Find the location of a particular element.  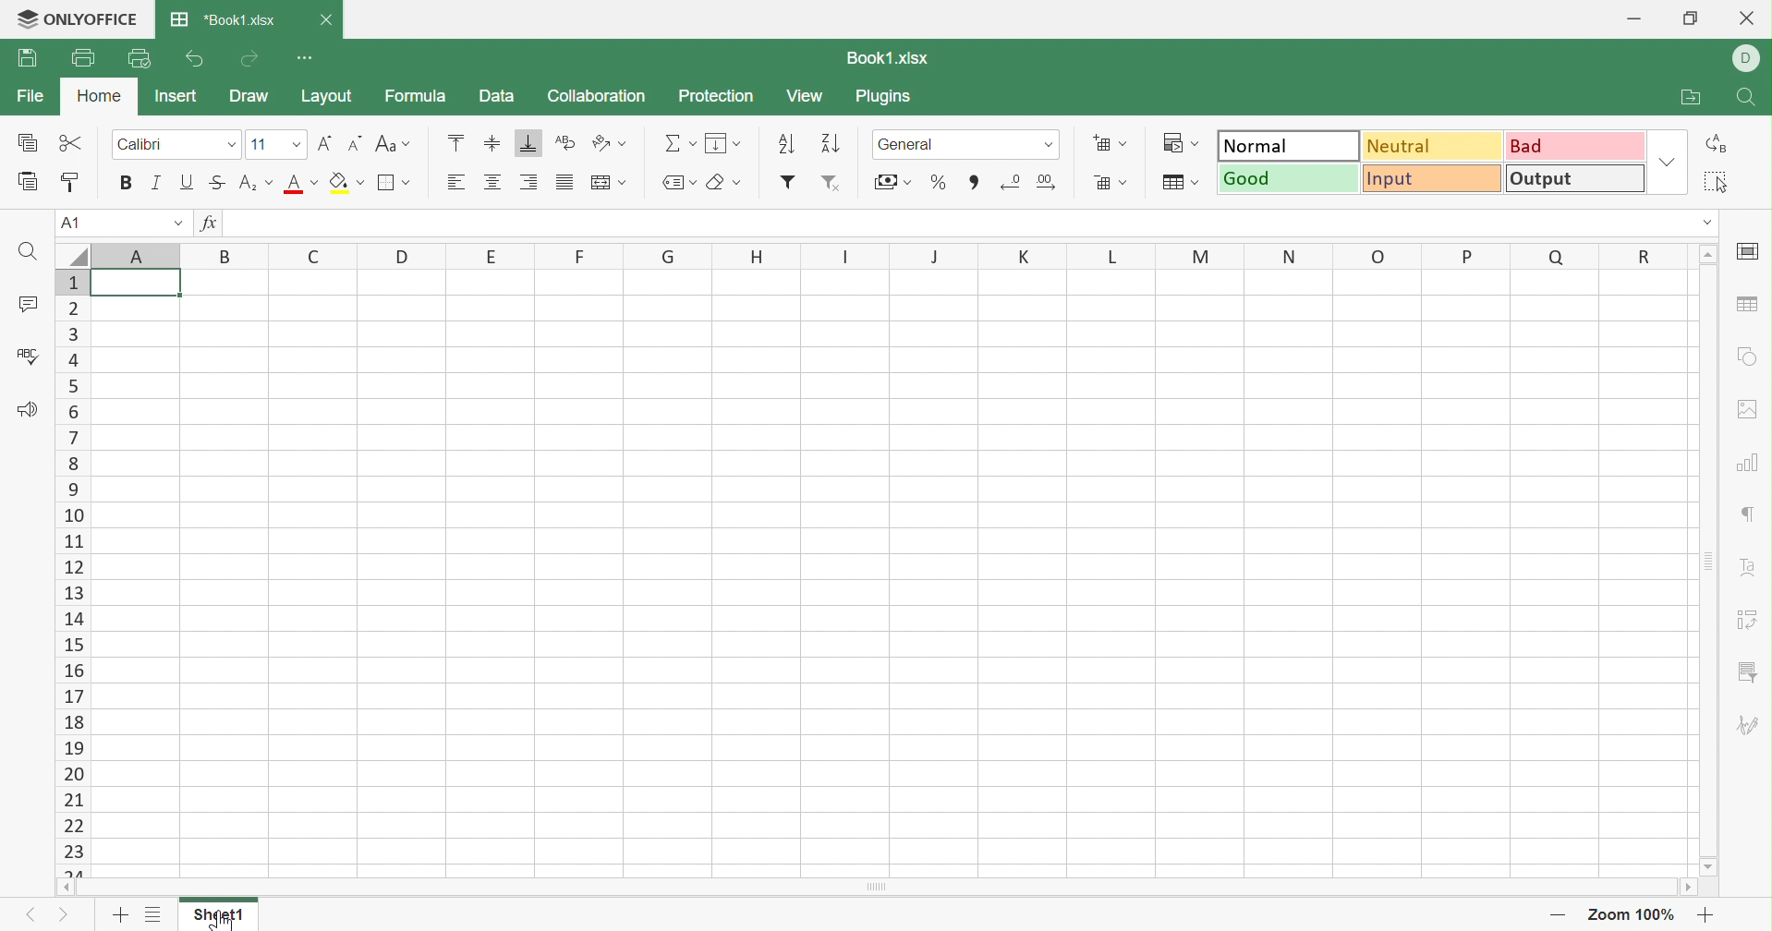

Table settings is located at coordinates (1747, 300).